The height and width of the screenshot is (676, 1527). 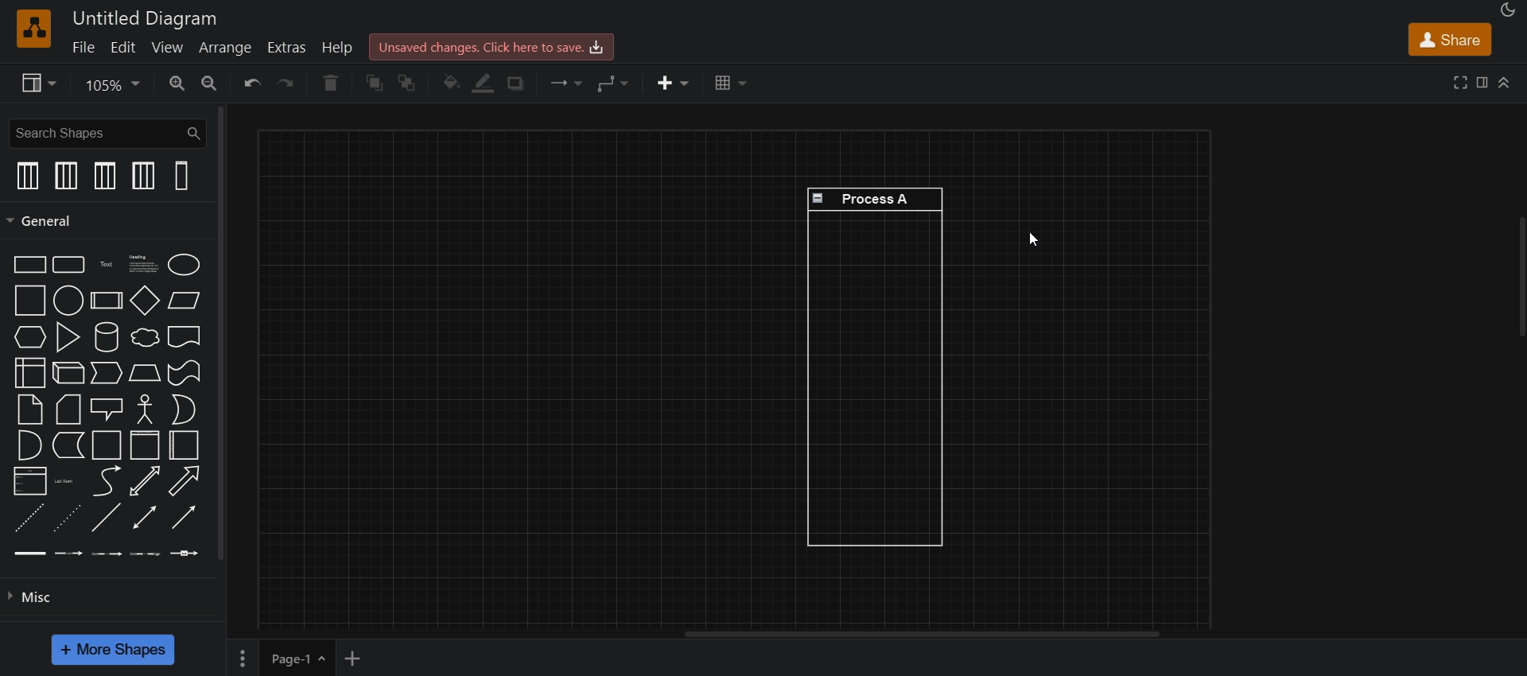 What do you see at coordinates (31, 410) in the screenshot?
I see `note` at bounding box center [31, 410].